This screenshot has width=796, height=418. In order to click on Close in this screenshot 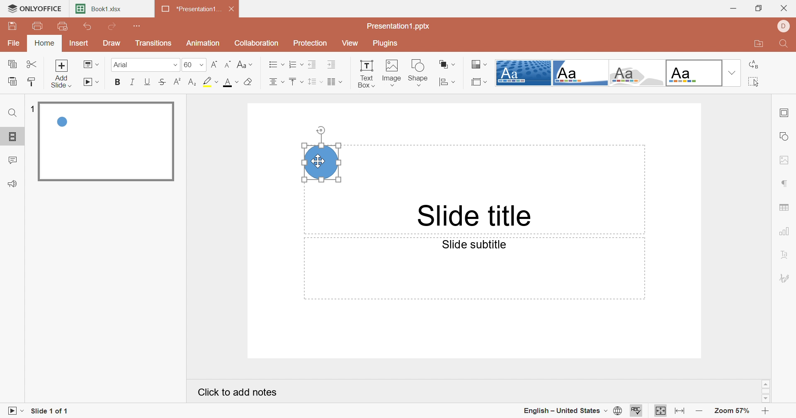, I will do `click(786, 6)`.